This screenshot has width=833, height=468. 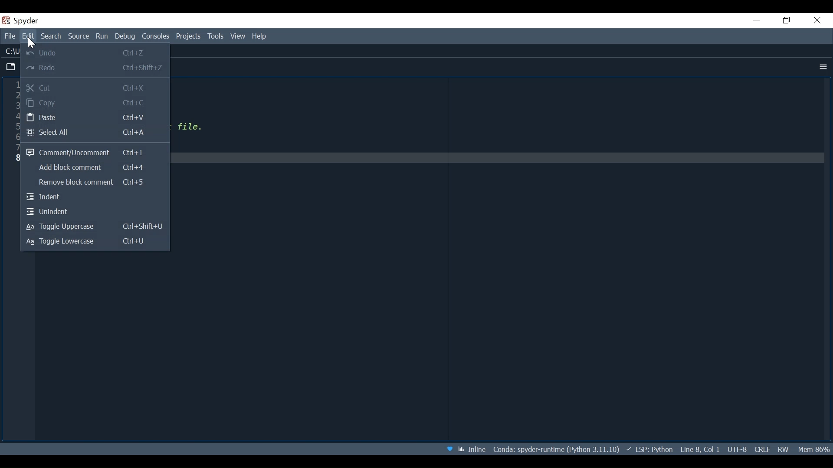 What do you see at coordinates (649, 448) in the screenshot?
I see `Language` at bounding box center [649, 448].